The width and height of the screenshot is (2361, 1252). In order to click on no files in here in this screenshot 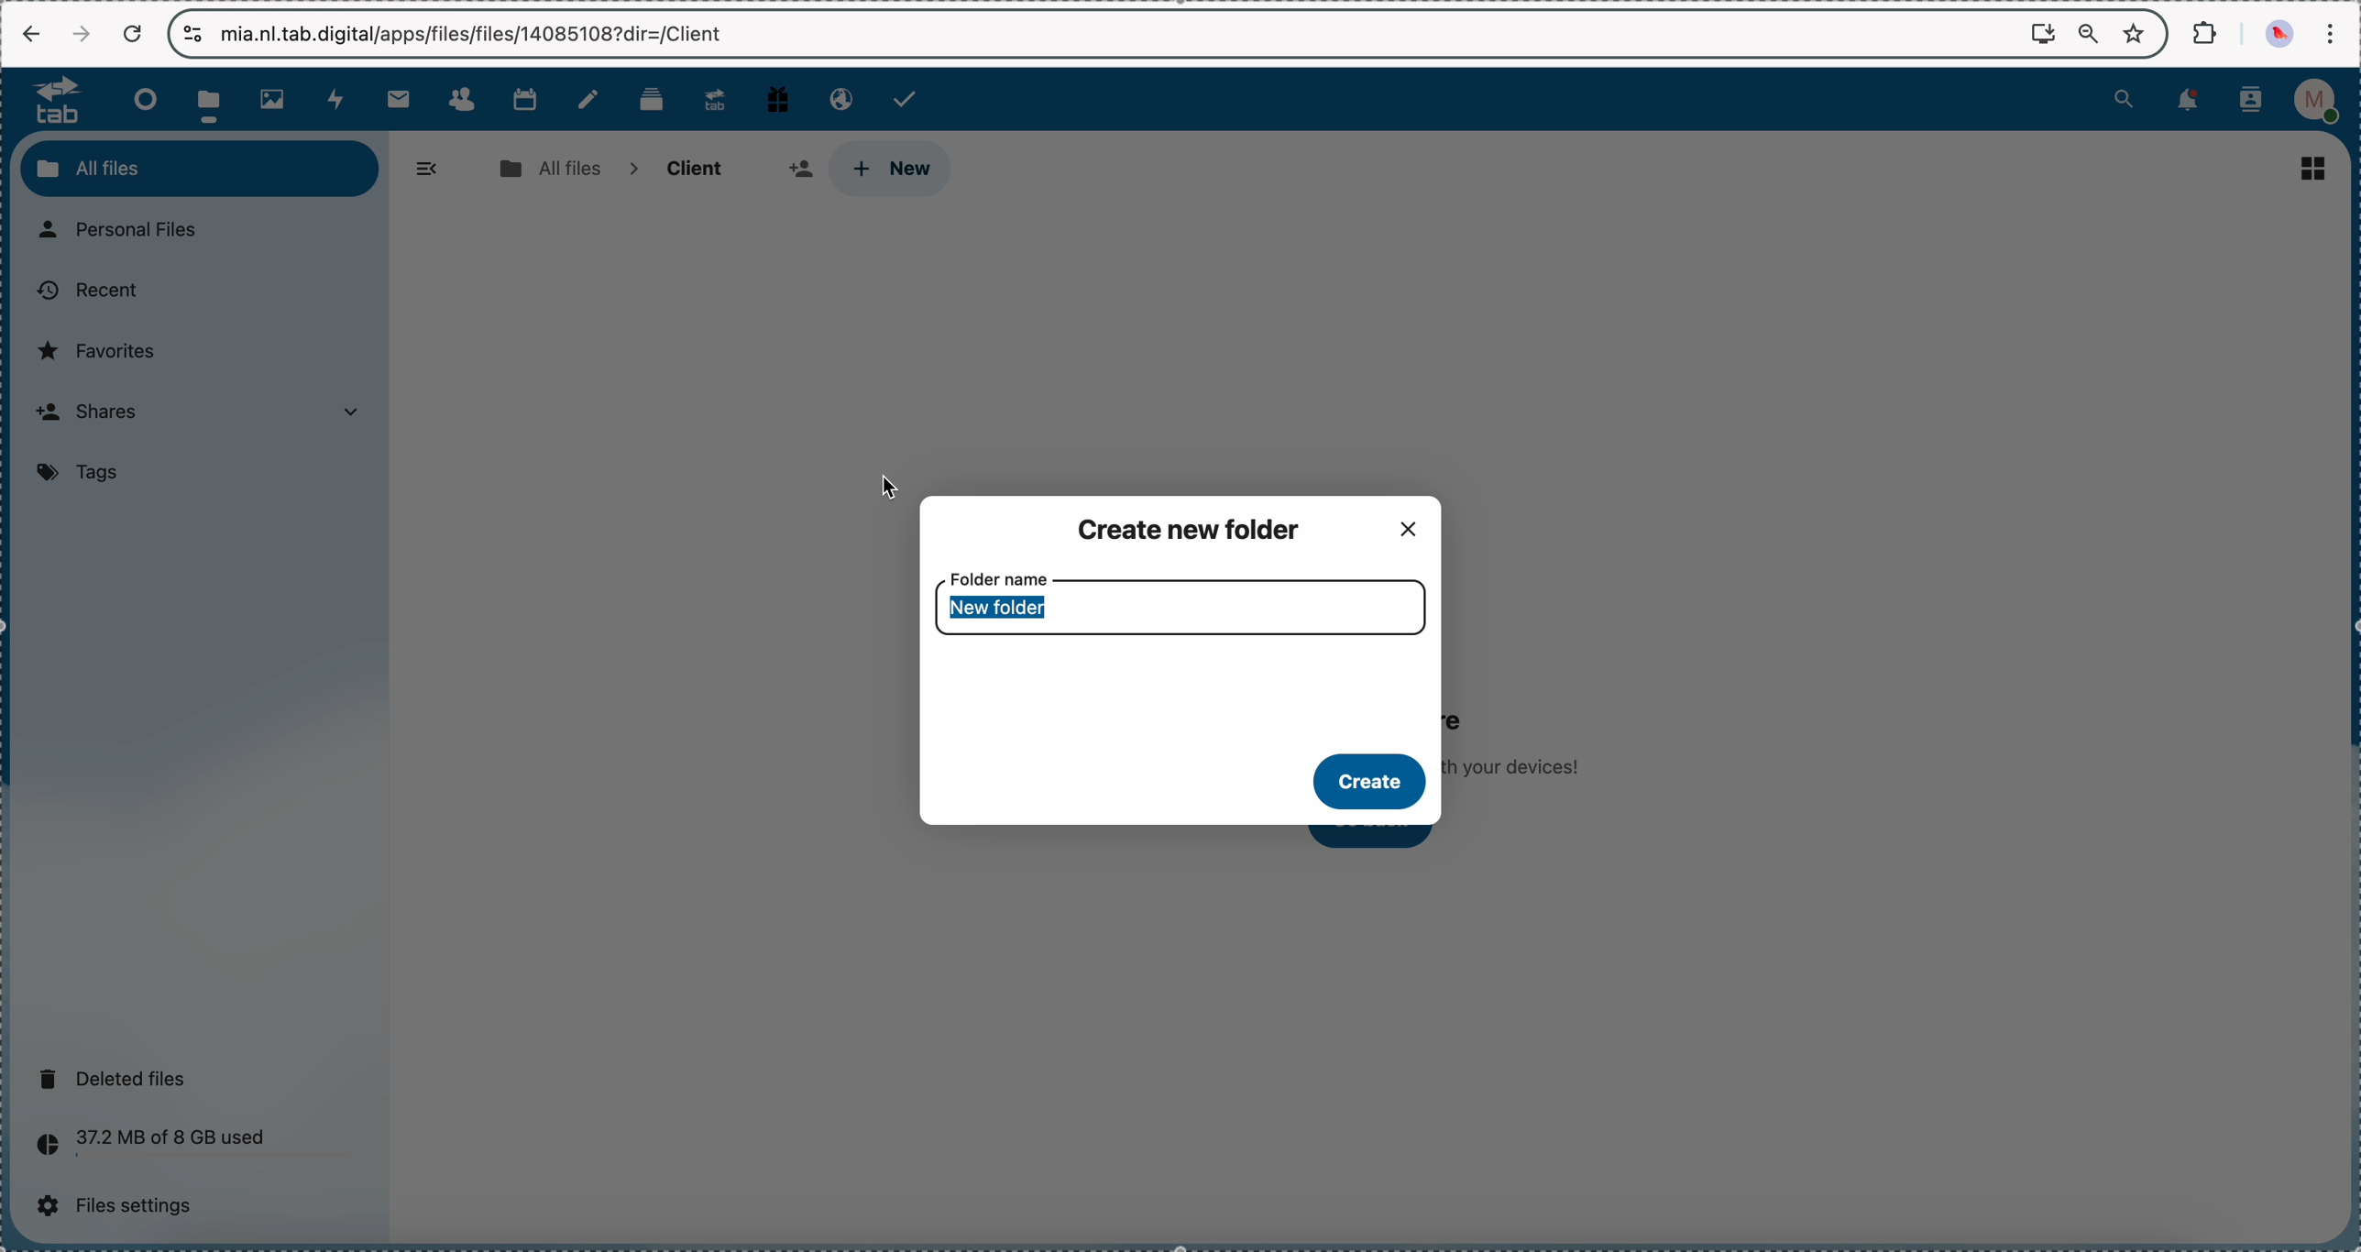, I will do `click(1526, 737)`.